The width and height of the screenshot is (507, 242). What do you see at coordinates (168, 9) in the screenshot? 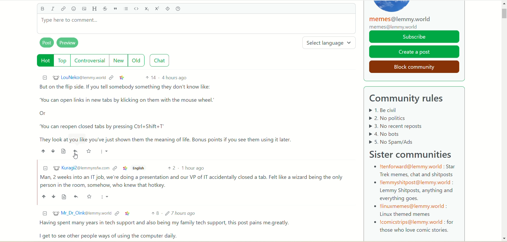
I see `spoiler` at bounding box center [168, 9].